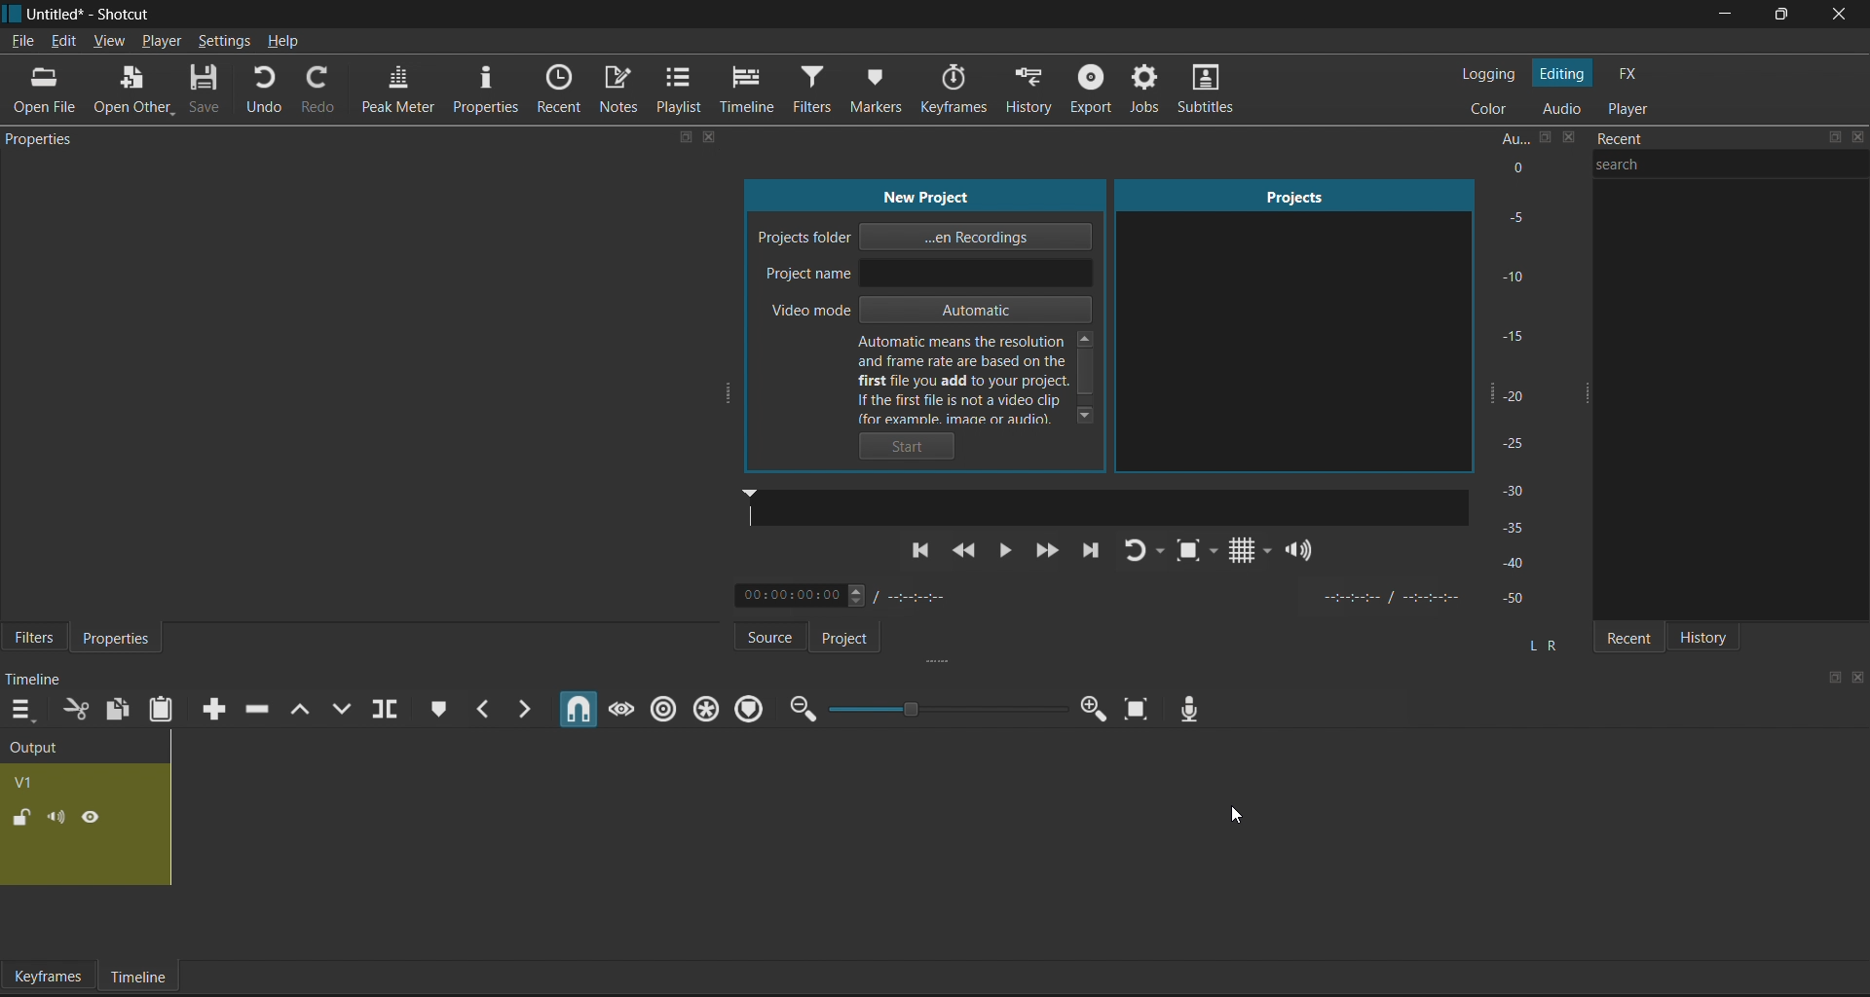 This screenshot has height=997, width=1870. What do you see at coordinates (1632, 108) in the screenshot?
I see `Player` at bounding box center [1632, 108].